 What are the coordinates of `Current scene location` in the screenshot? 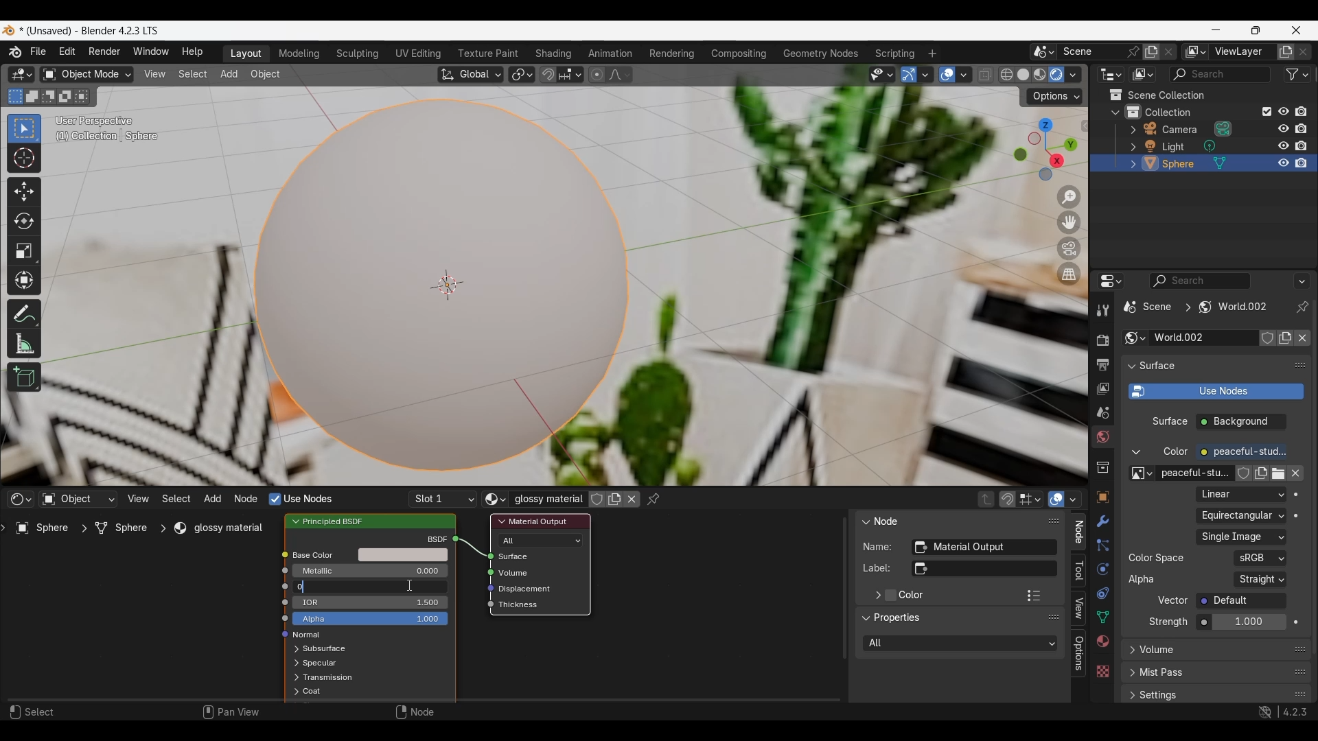 It's located at (1196, 307).